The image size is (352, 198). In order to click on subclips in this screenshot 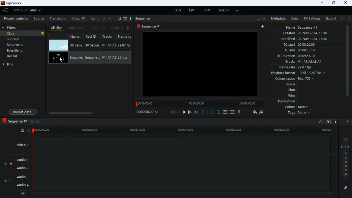, I will do `click(17, 39)`.